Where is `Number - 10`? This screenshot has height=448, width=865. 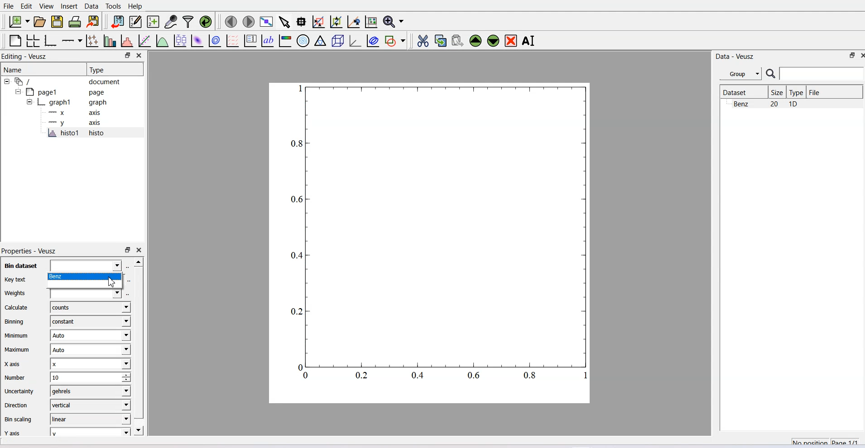
Number - 10 is located at coordinates (66, 377).